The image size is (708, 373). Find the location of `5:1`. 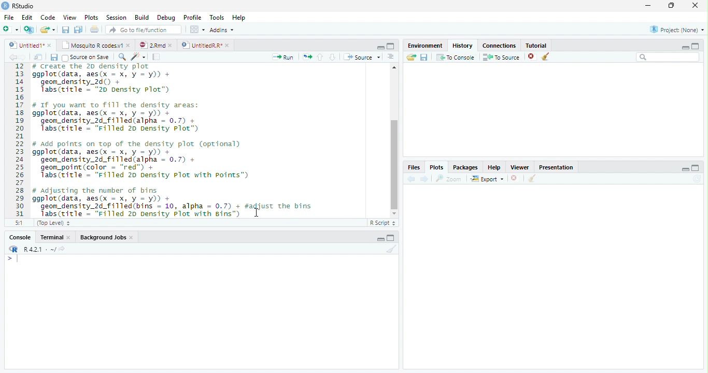

5:1 is located at coordinates (17, 223).